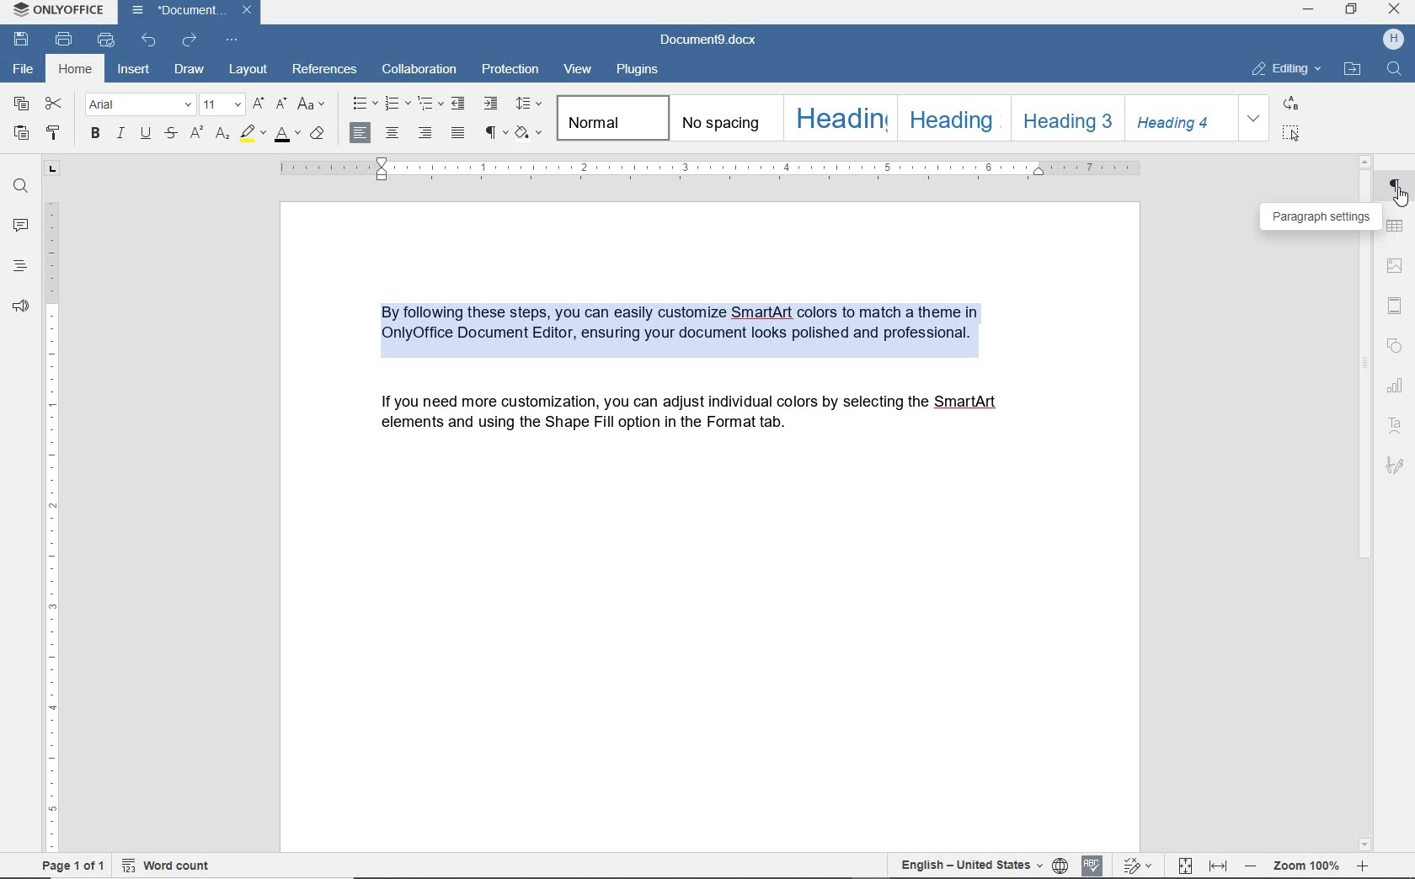 The height and width of the screenshot is (879, 1415). What do you see at coordinates (1306, 865) in the screenshot?
I see `zoom out or zoom in` at bounding box center [1306, 865].